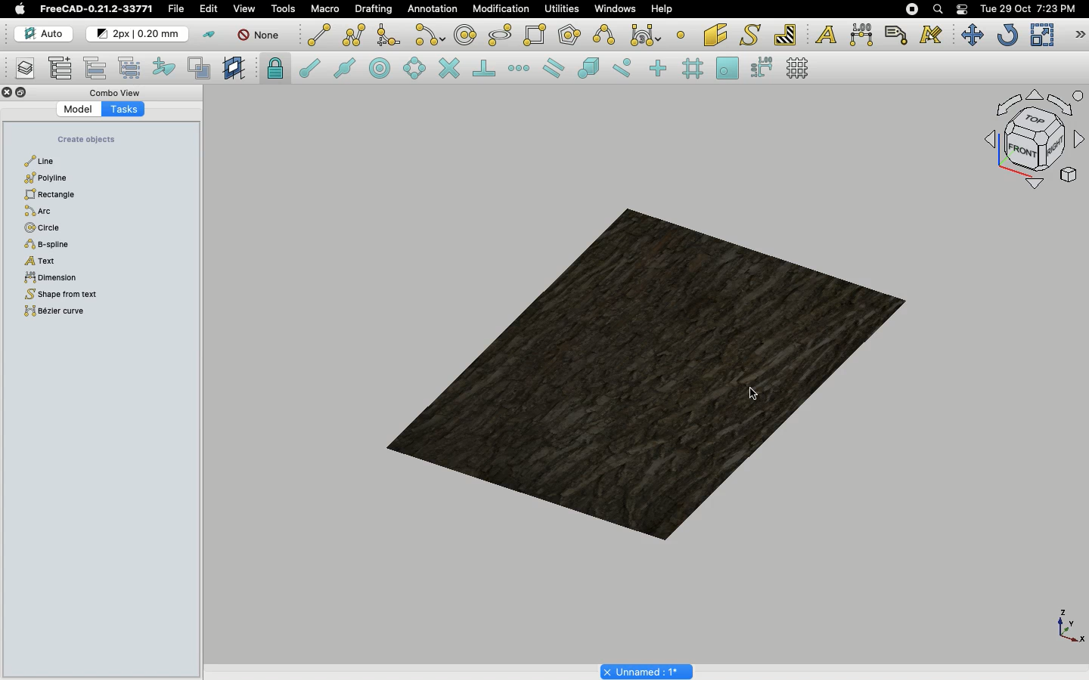 The width and height of the screenshot is (1089, 680). What do you see at coordinates (694, 68) in the screenshot?
I see `Snap grid` at bounding box center [694, 68].